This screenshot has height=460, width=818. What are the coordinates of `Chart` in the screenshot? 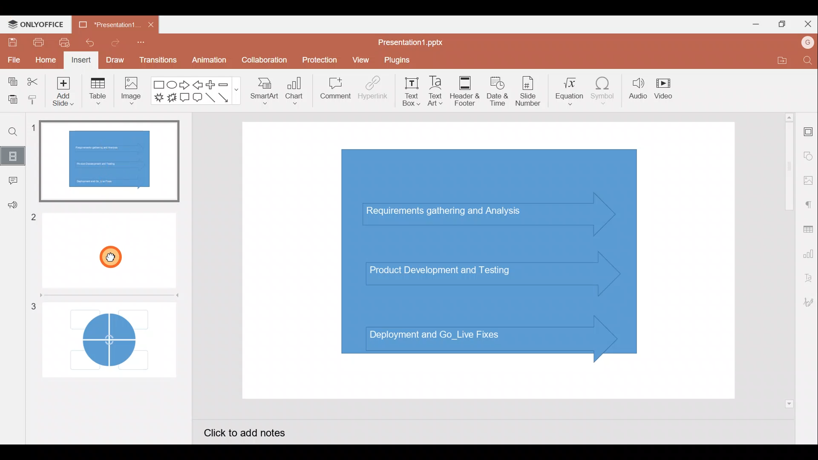 It's located at (297, 93).